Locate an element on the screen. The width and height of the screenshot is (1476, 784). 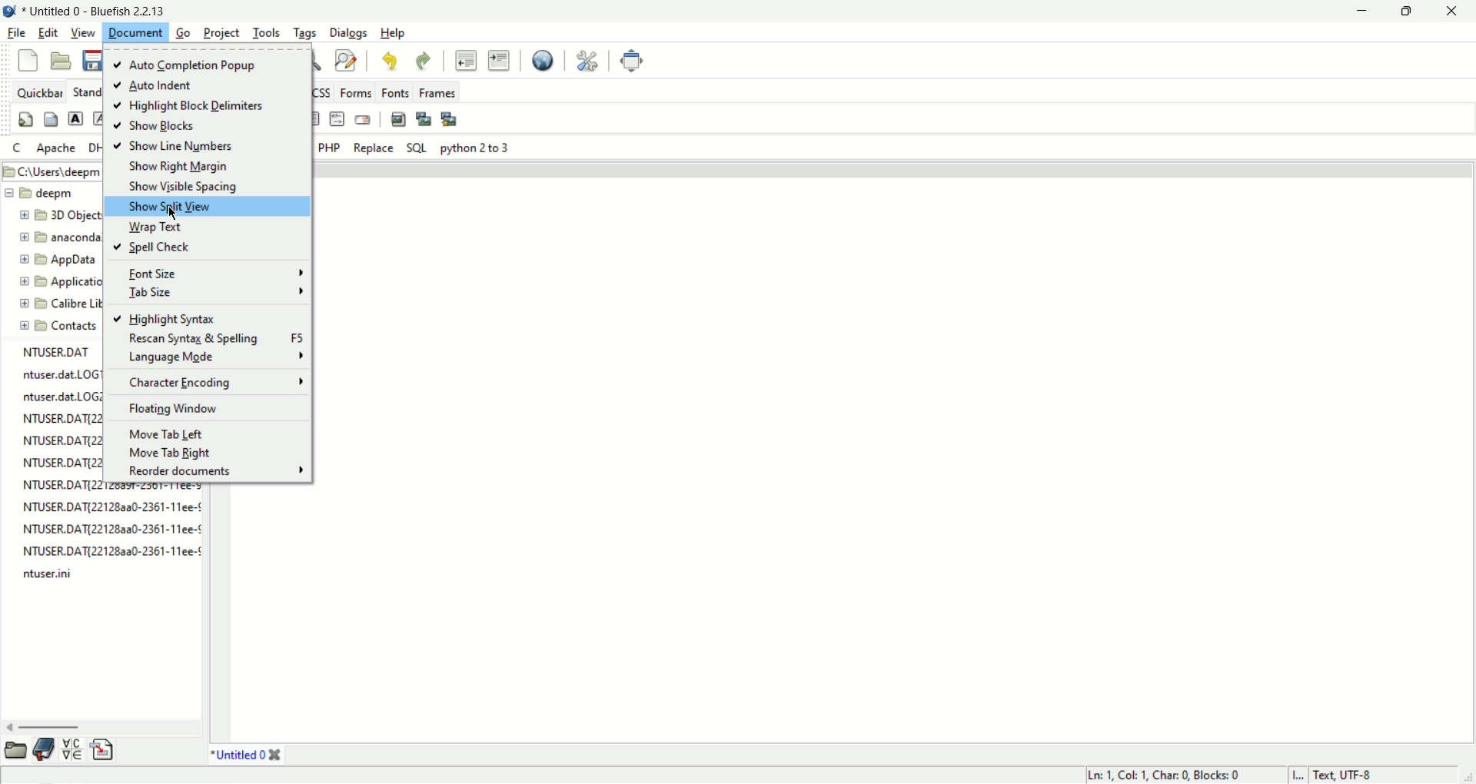
preferences is located at coordinates (589, 61).